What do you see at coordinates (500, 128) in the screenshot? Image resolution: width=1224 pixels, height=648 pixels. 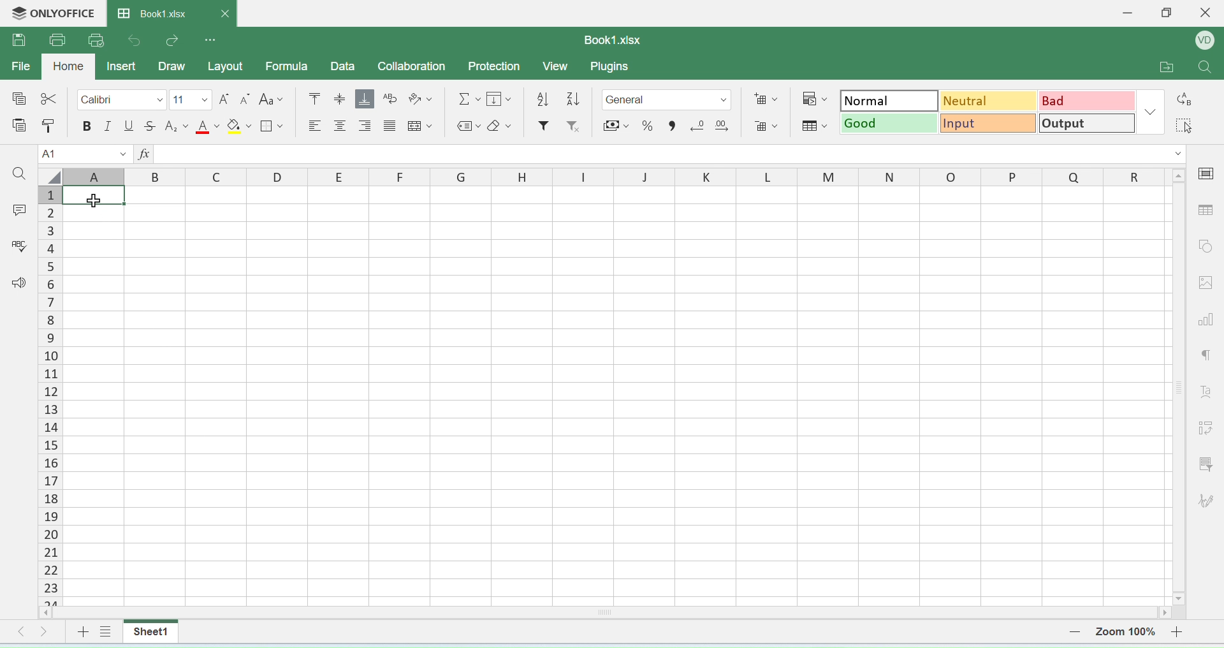 I see `erase` at bounding box center [500, 128].